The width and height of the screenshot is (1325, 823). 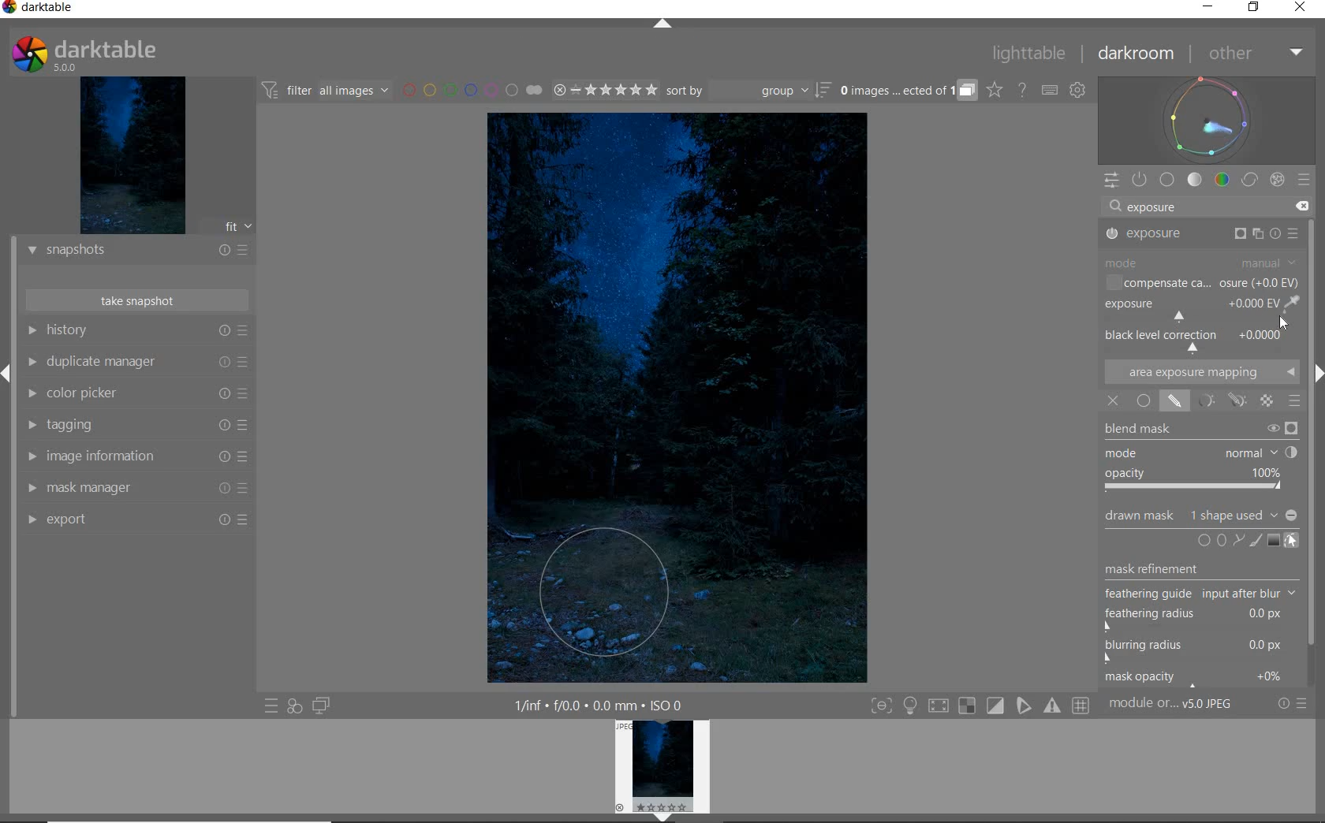 I want to click on EXPOSURE, so click(x=1202, y=308).